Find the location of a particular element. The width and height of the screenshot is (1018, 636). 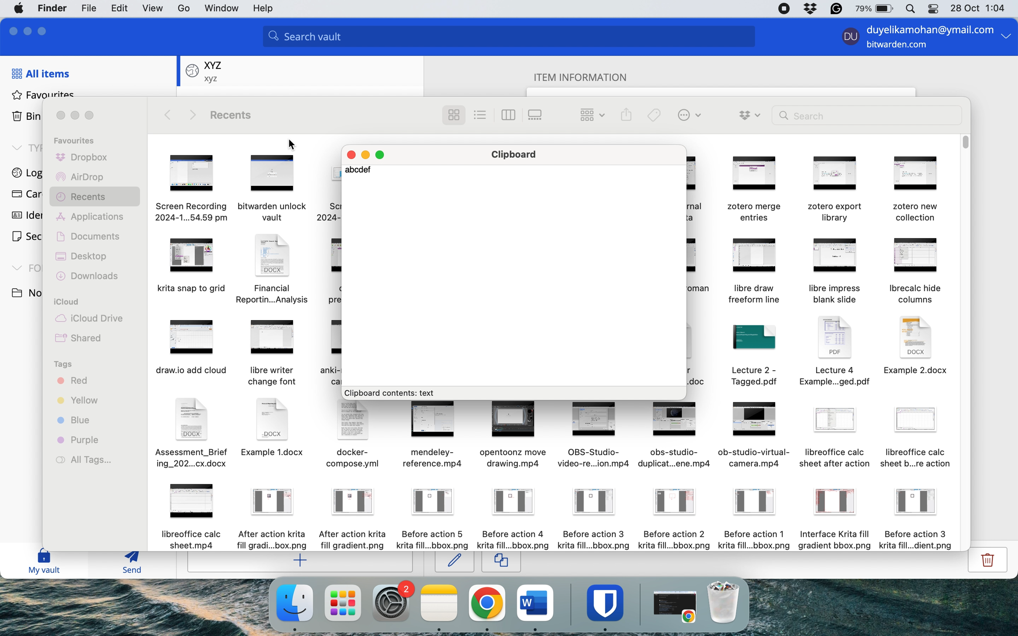

add item is located at coordinates (301, 562).